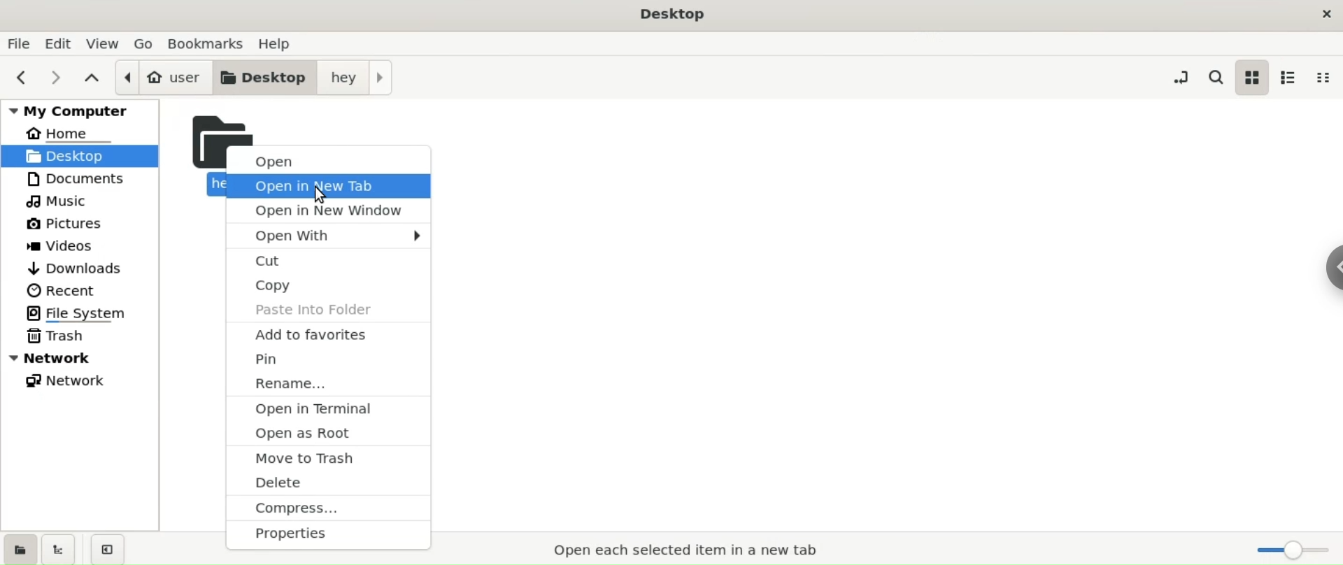 This screenshot has width=1343, height=565. Describe the element at coordinates (206, 43) in the screenshot. I see `bookmarks` at that location.